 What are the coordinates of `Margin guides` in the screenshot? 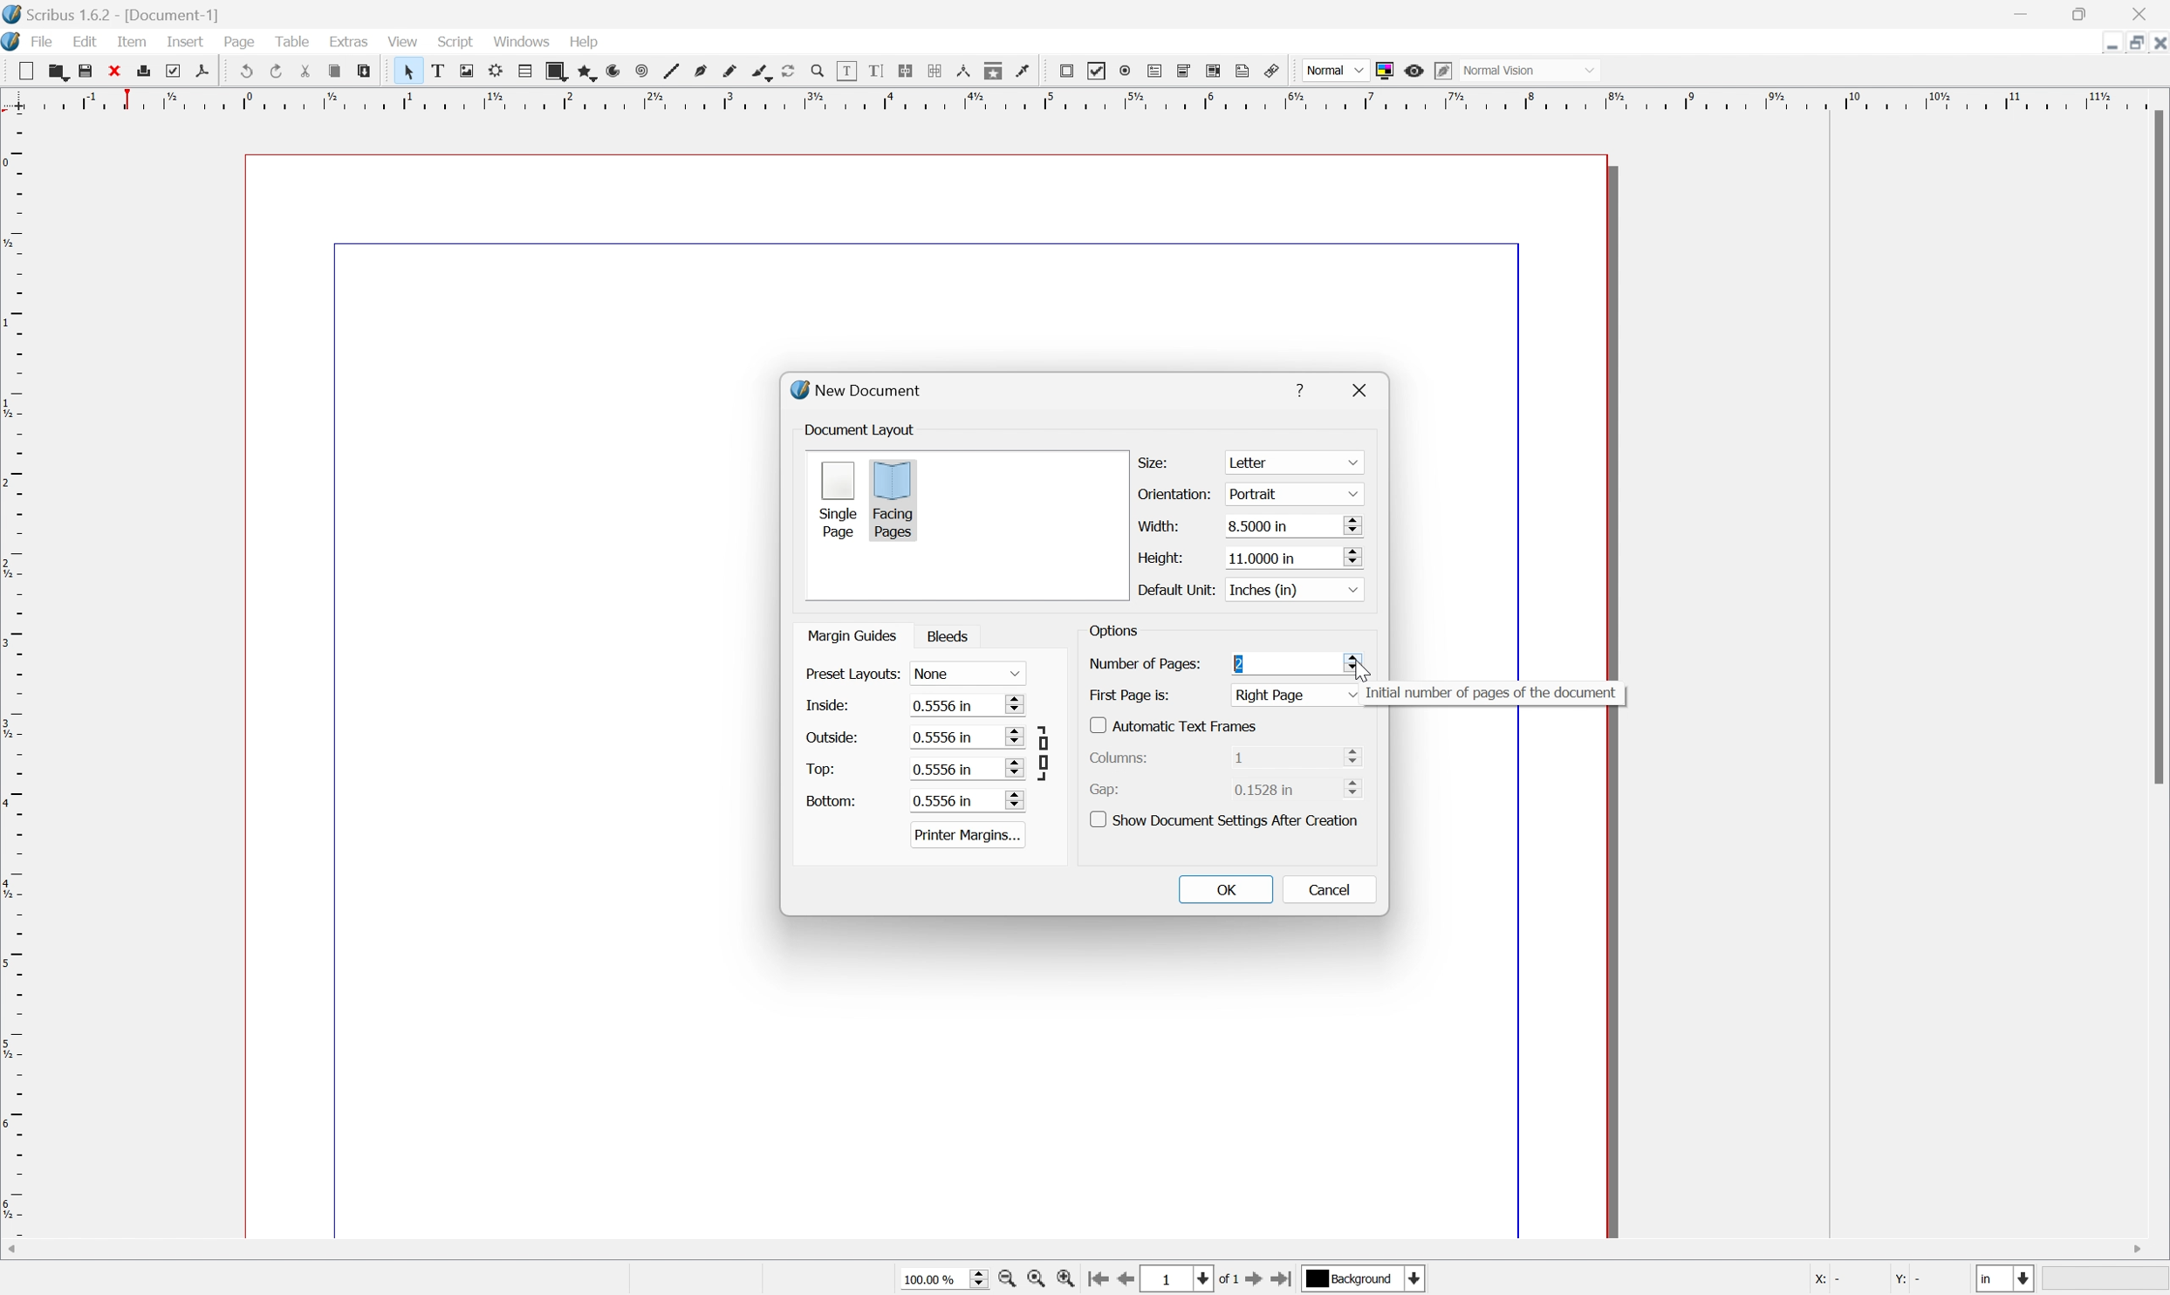 It's located at (850, 634).